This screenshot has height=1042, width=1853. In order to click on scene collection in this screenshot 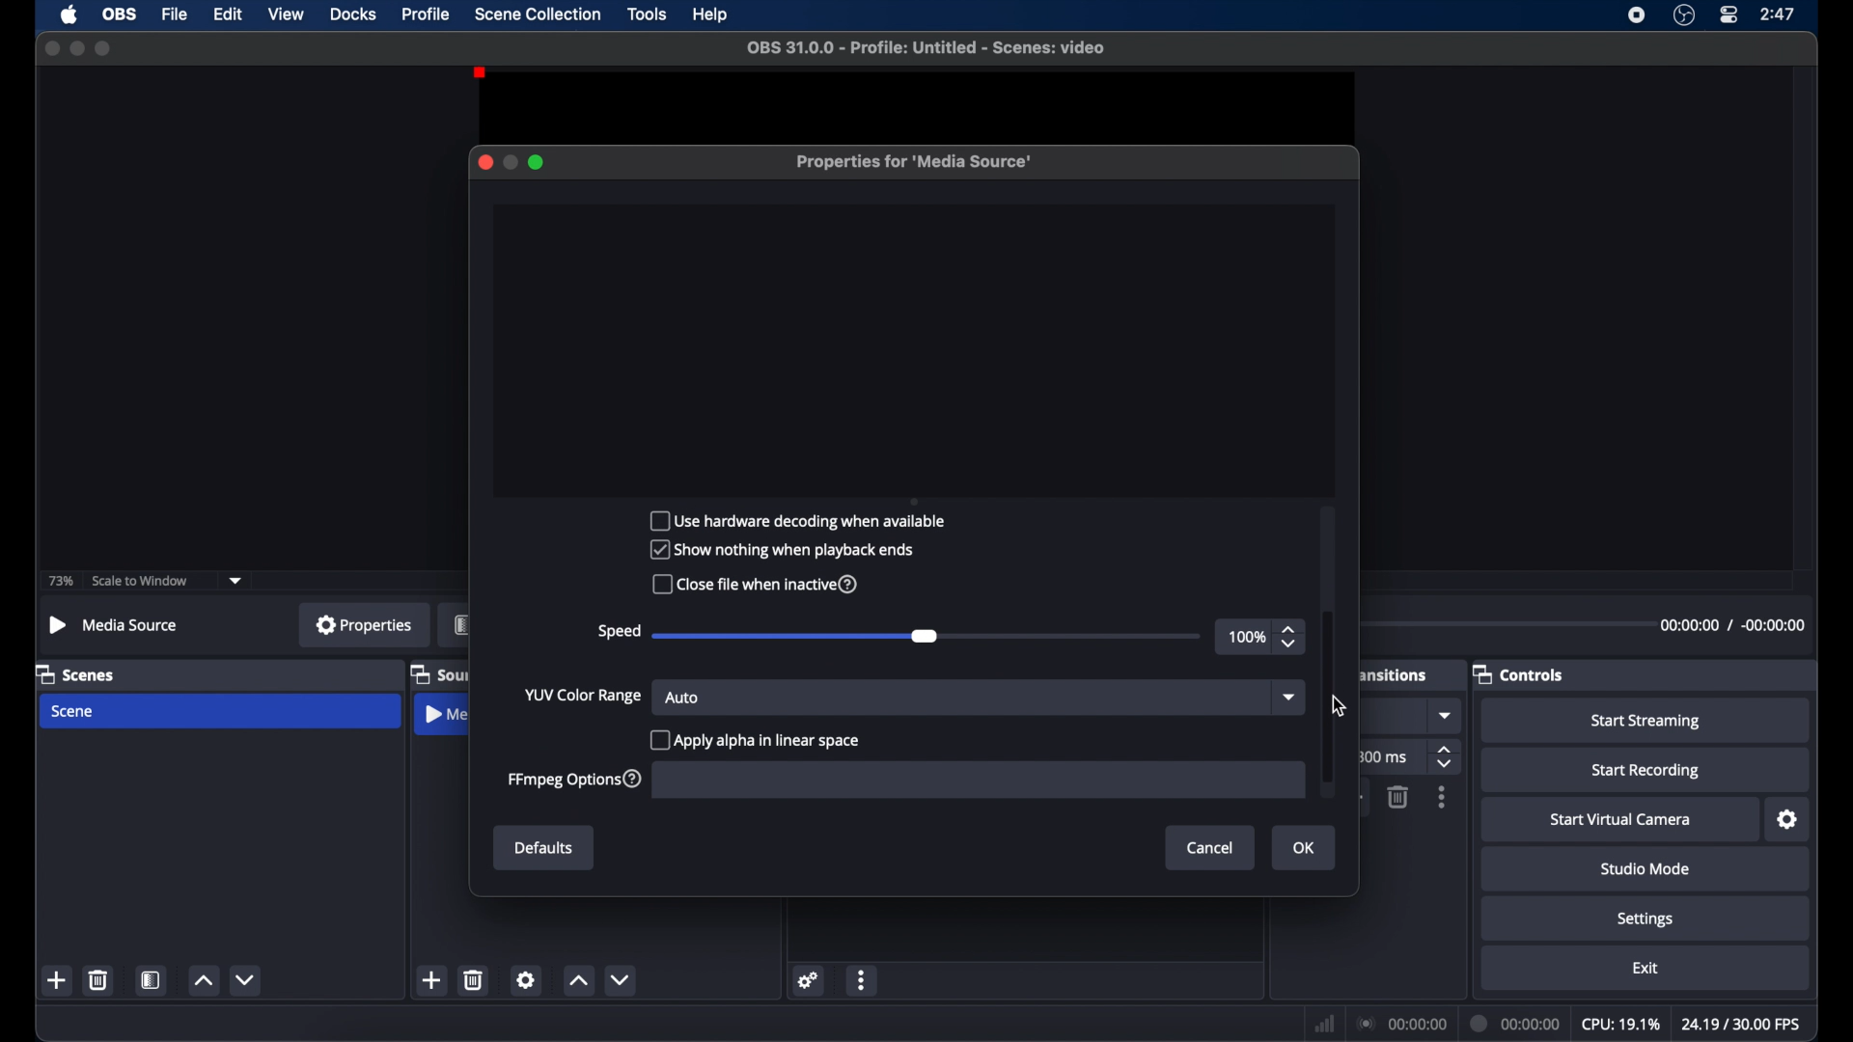, I will do `click(539, 14)`.